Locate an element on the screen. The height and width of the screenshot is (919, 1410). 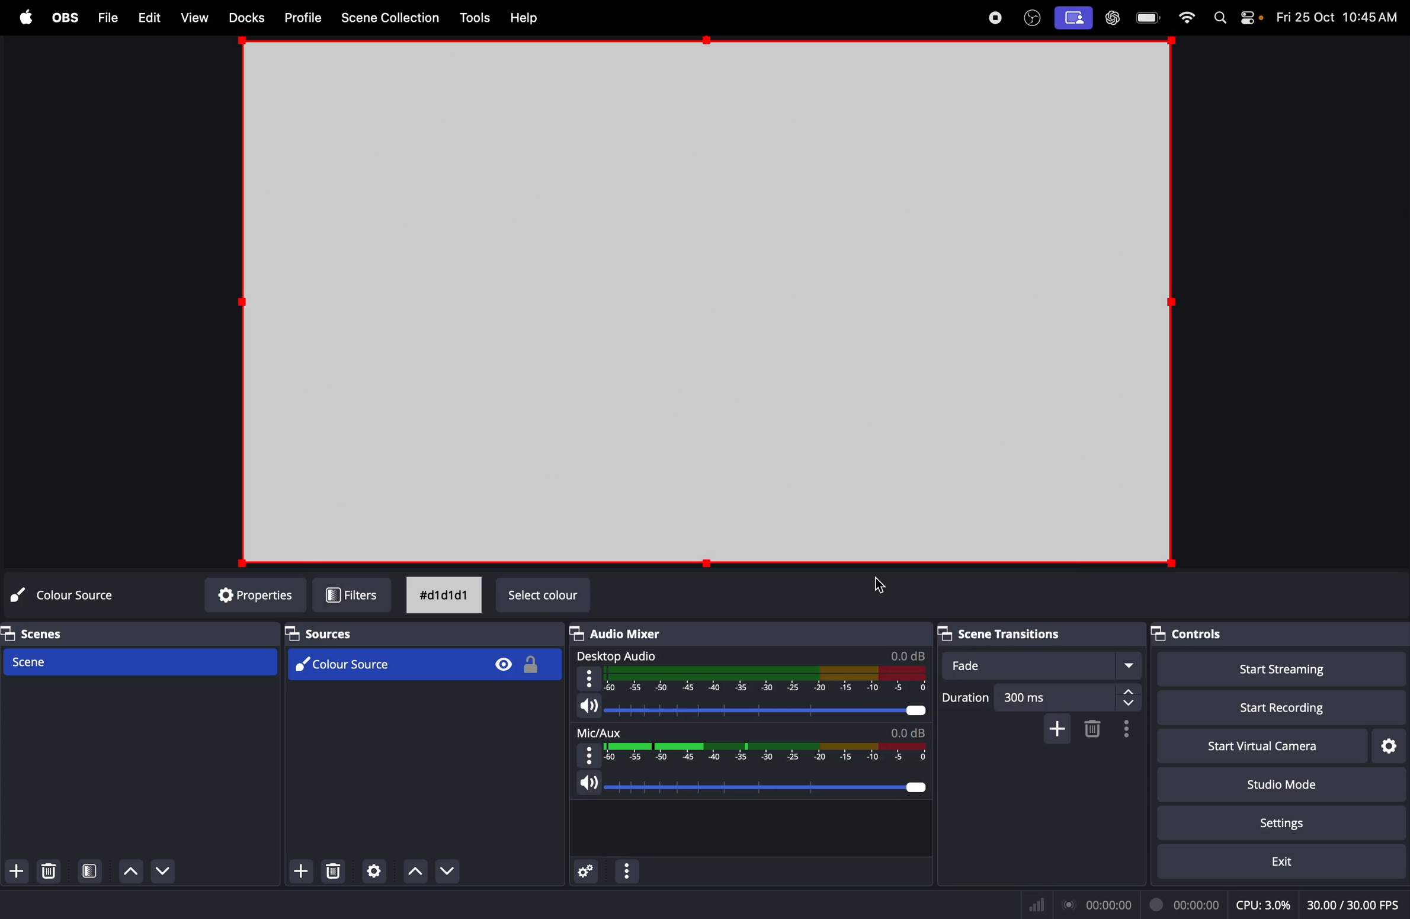
Files is located at coordinates (106, 17).